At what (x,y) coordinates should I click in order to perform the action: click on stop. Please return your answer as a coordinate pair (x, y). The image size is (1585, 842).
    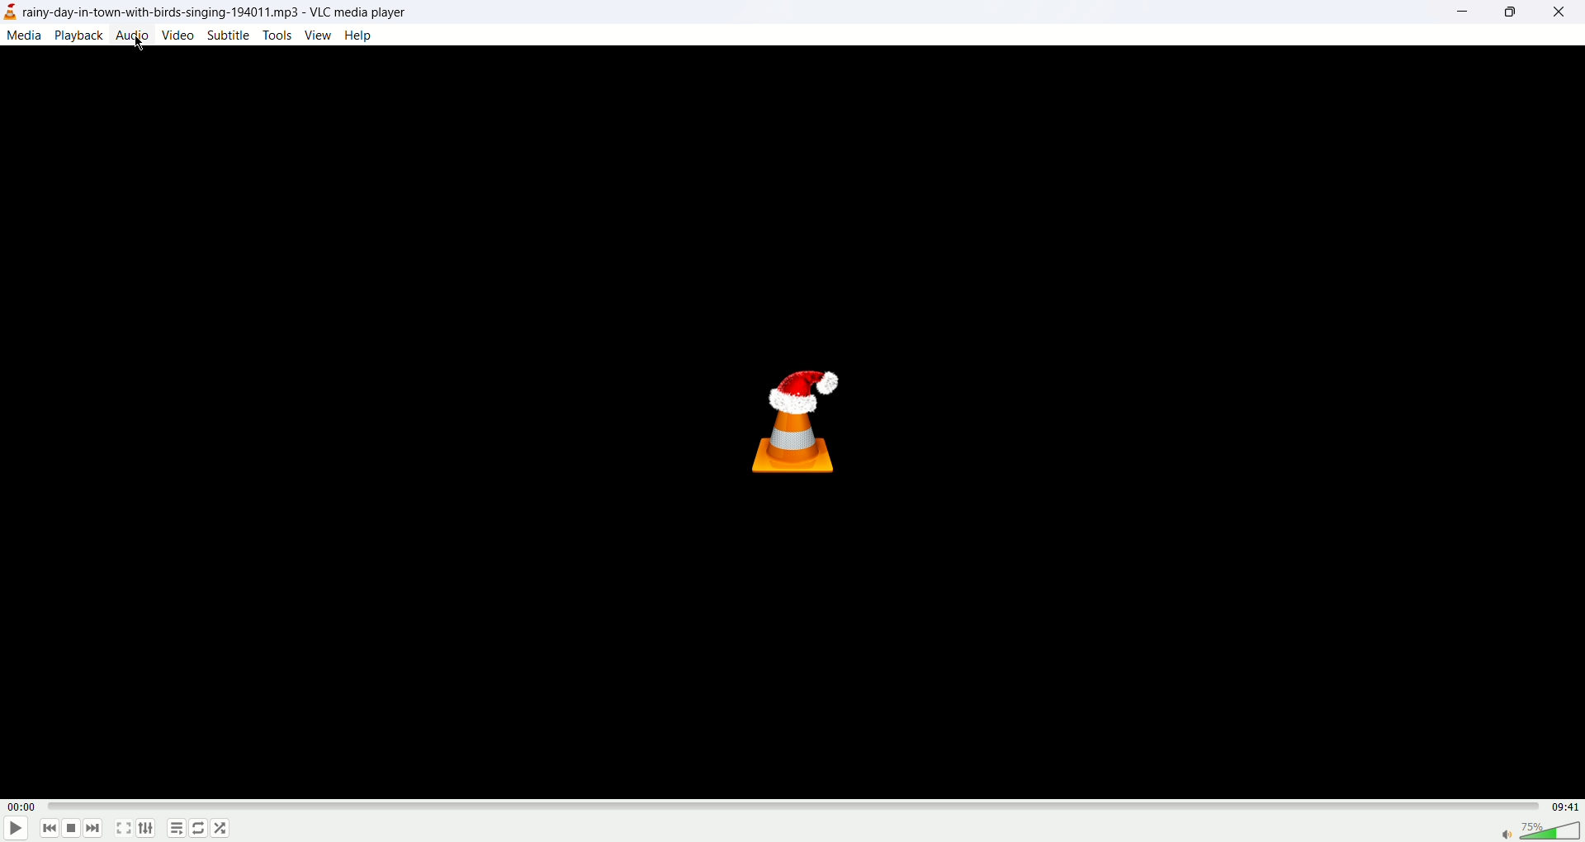
    Looking at the image, I should click on (72, 828).